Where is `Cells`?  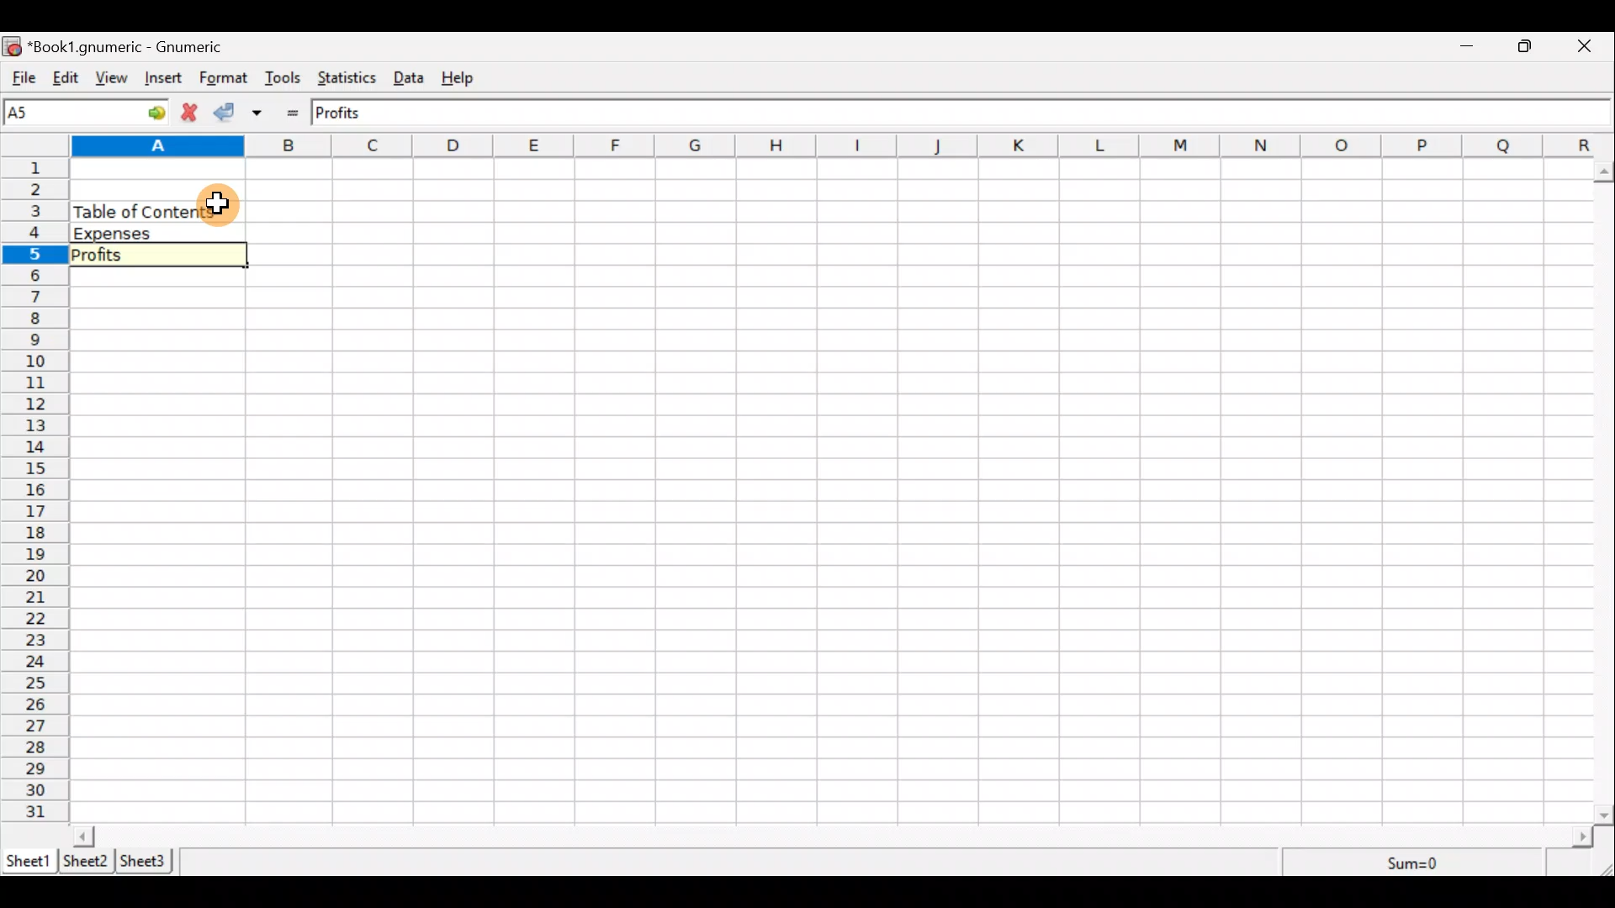
Cells is located at coordinates (913, 491).